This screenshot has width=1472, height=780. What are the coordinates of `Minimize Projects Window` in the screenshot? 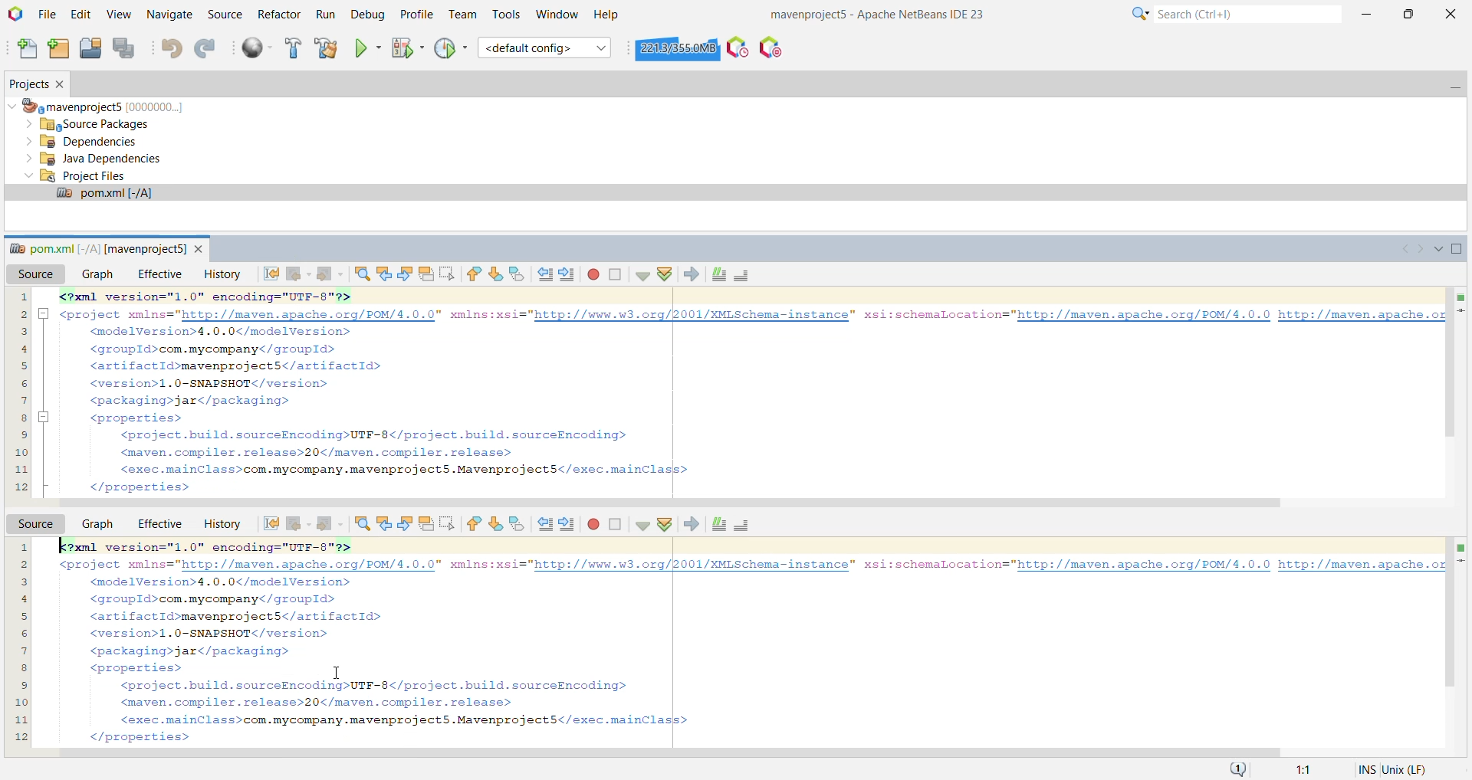 It's located at (1453, 85).